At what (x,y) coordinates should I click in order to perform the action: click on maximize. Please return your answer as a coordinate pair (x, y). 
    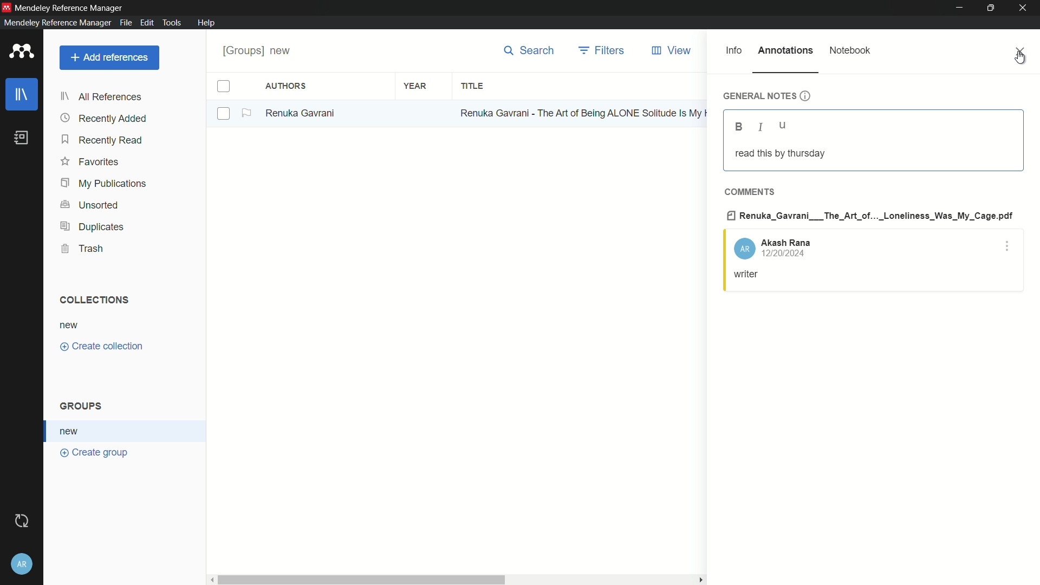
    Looking at the image, I should click on (992, 8).